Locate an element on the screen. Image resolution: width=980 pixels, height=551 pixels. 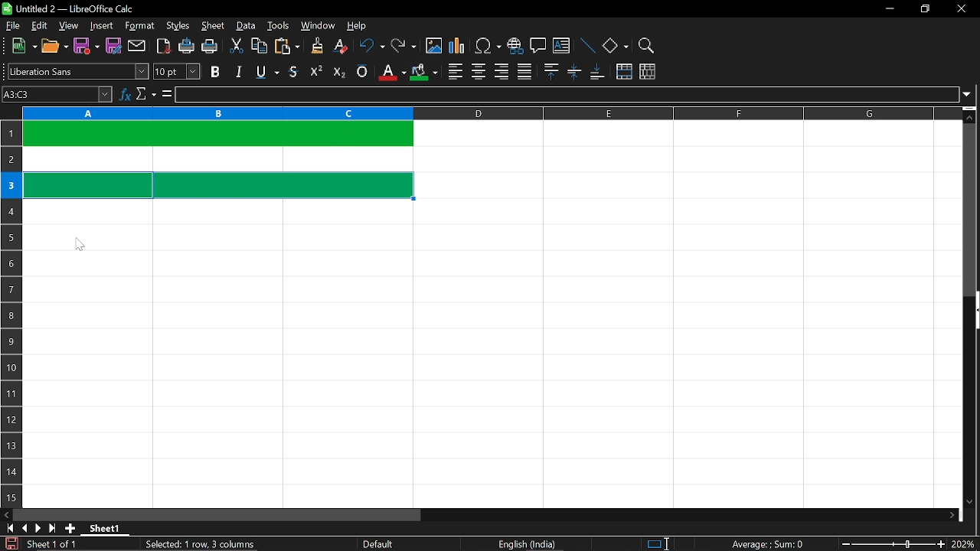
formula is located at coordinates (165, 94).